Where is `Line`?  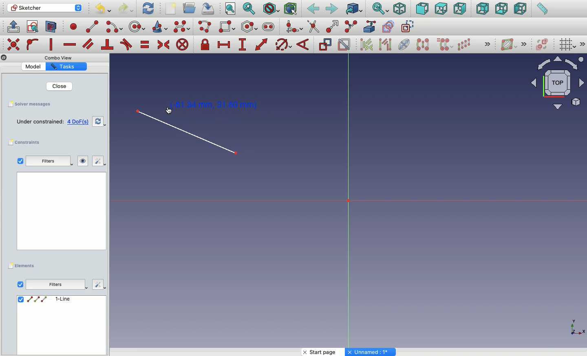 Line is located at coordinates (201, 139).